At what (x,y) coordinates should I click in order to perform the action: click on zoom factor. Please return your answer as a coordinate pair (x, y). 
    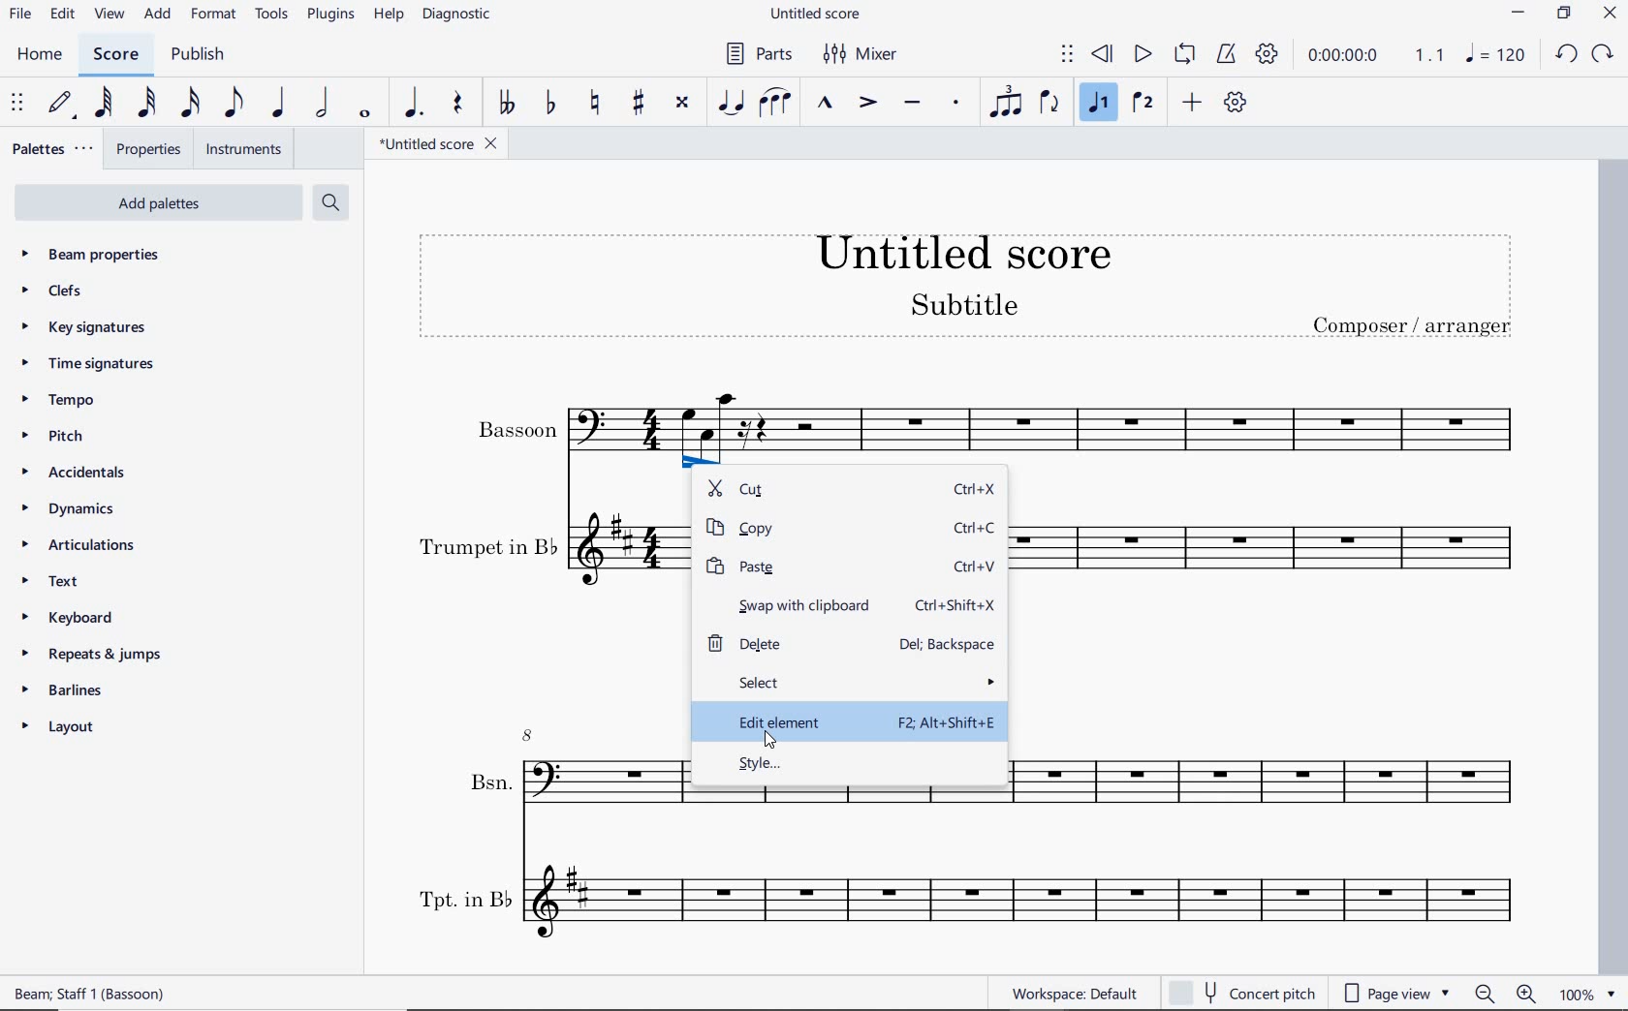
    Looking at the image, I should click on (1589, 993).